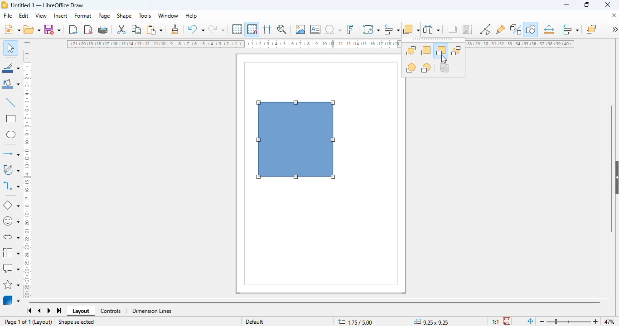 This screenshot has width=619, height=326. What do you see at coordinates (495, 321) in the screenshot?
I see `scaling factor of the document` at bounding box center [495, 321].